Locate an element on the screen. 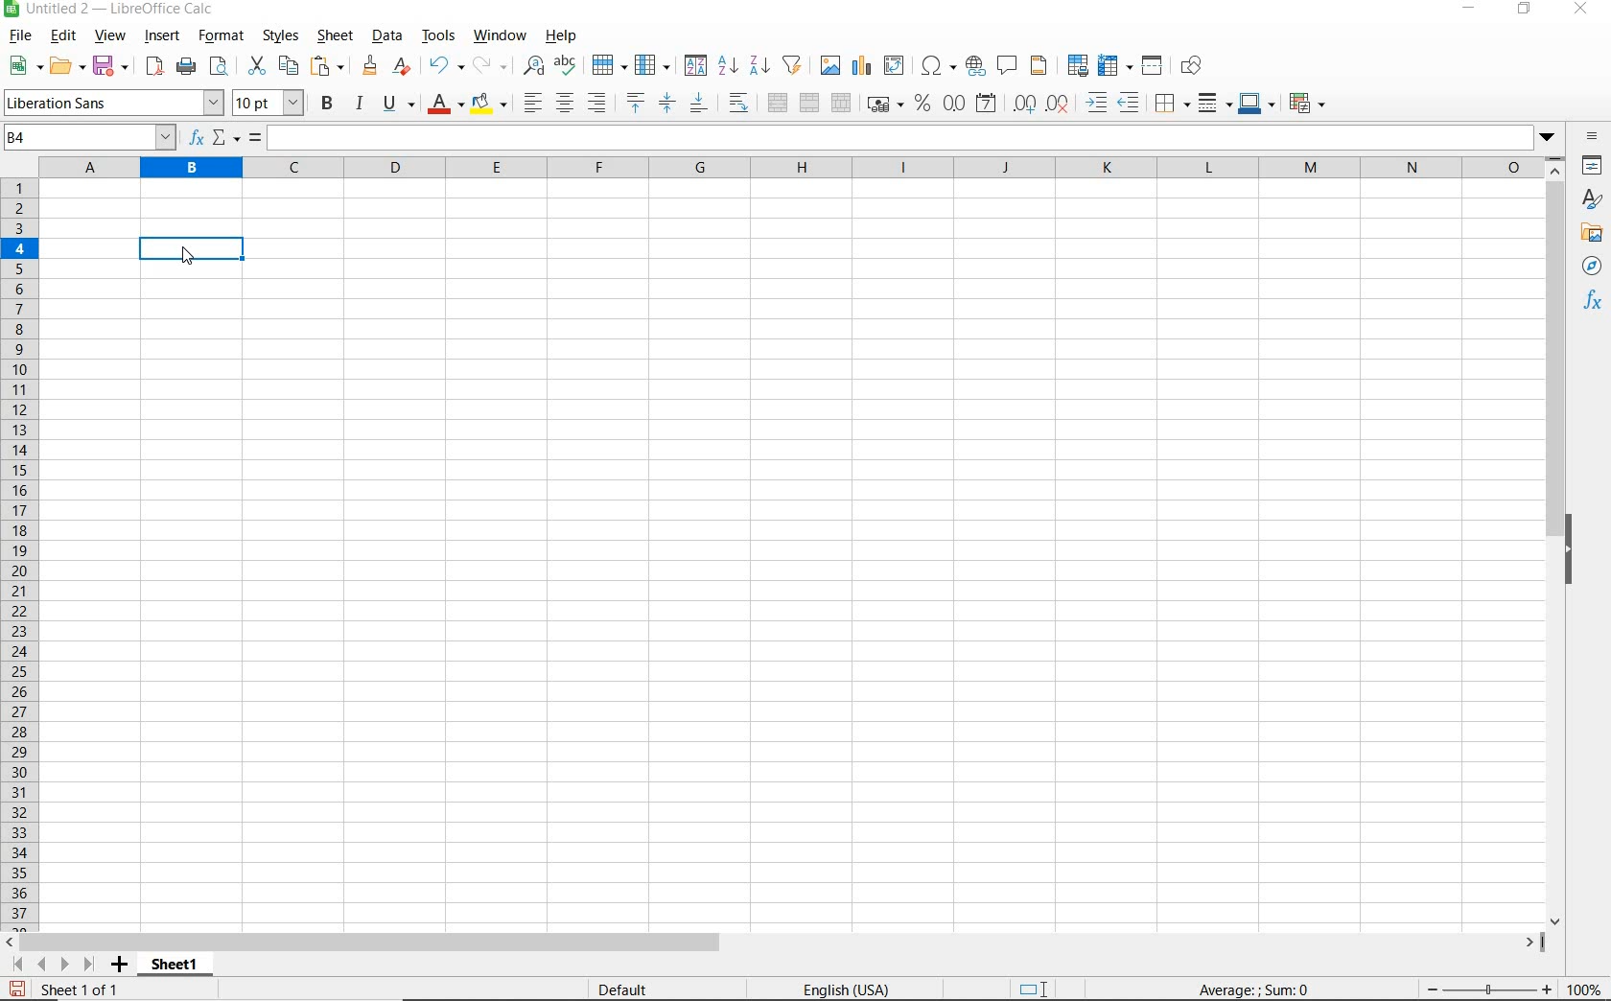 Image resolution: width=1611 pixels, height=1001 pixels. tools is located at coordinates (439, 36).